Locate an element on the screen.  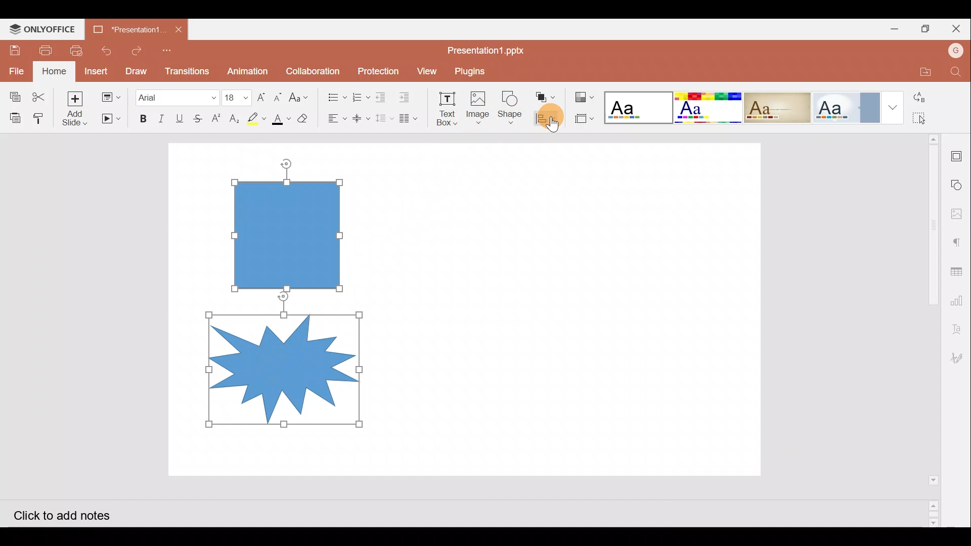
Quick print is located at coordinates (78, 49).